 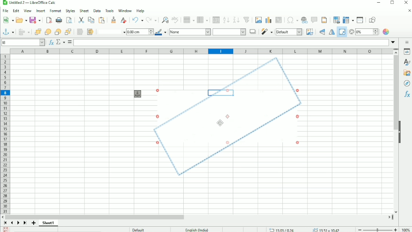 What do you see at coordinates (84, 11) in the screenshot?
I see `Sheet` at bounding box center [84, 11].